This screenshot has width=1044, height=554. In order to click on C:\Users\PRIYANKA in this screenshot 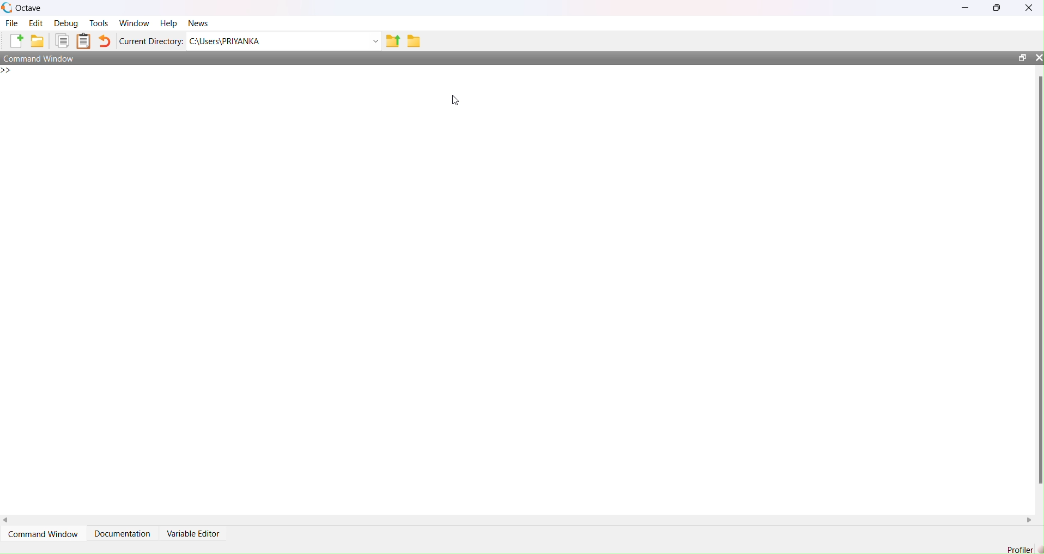, I will do `click(243, 43)`.